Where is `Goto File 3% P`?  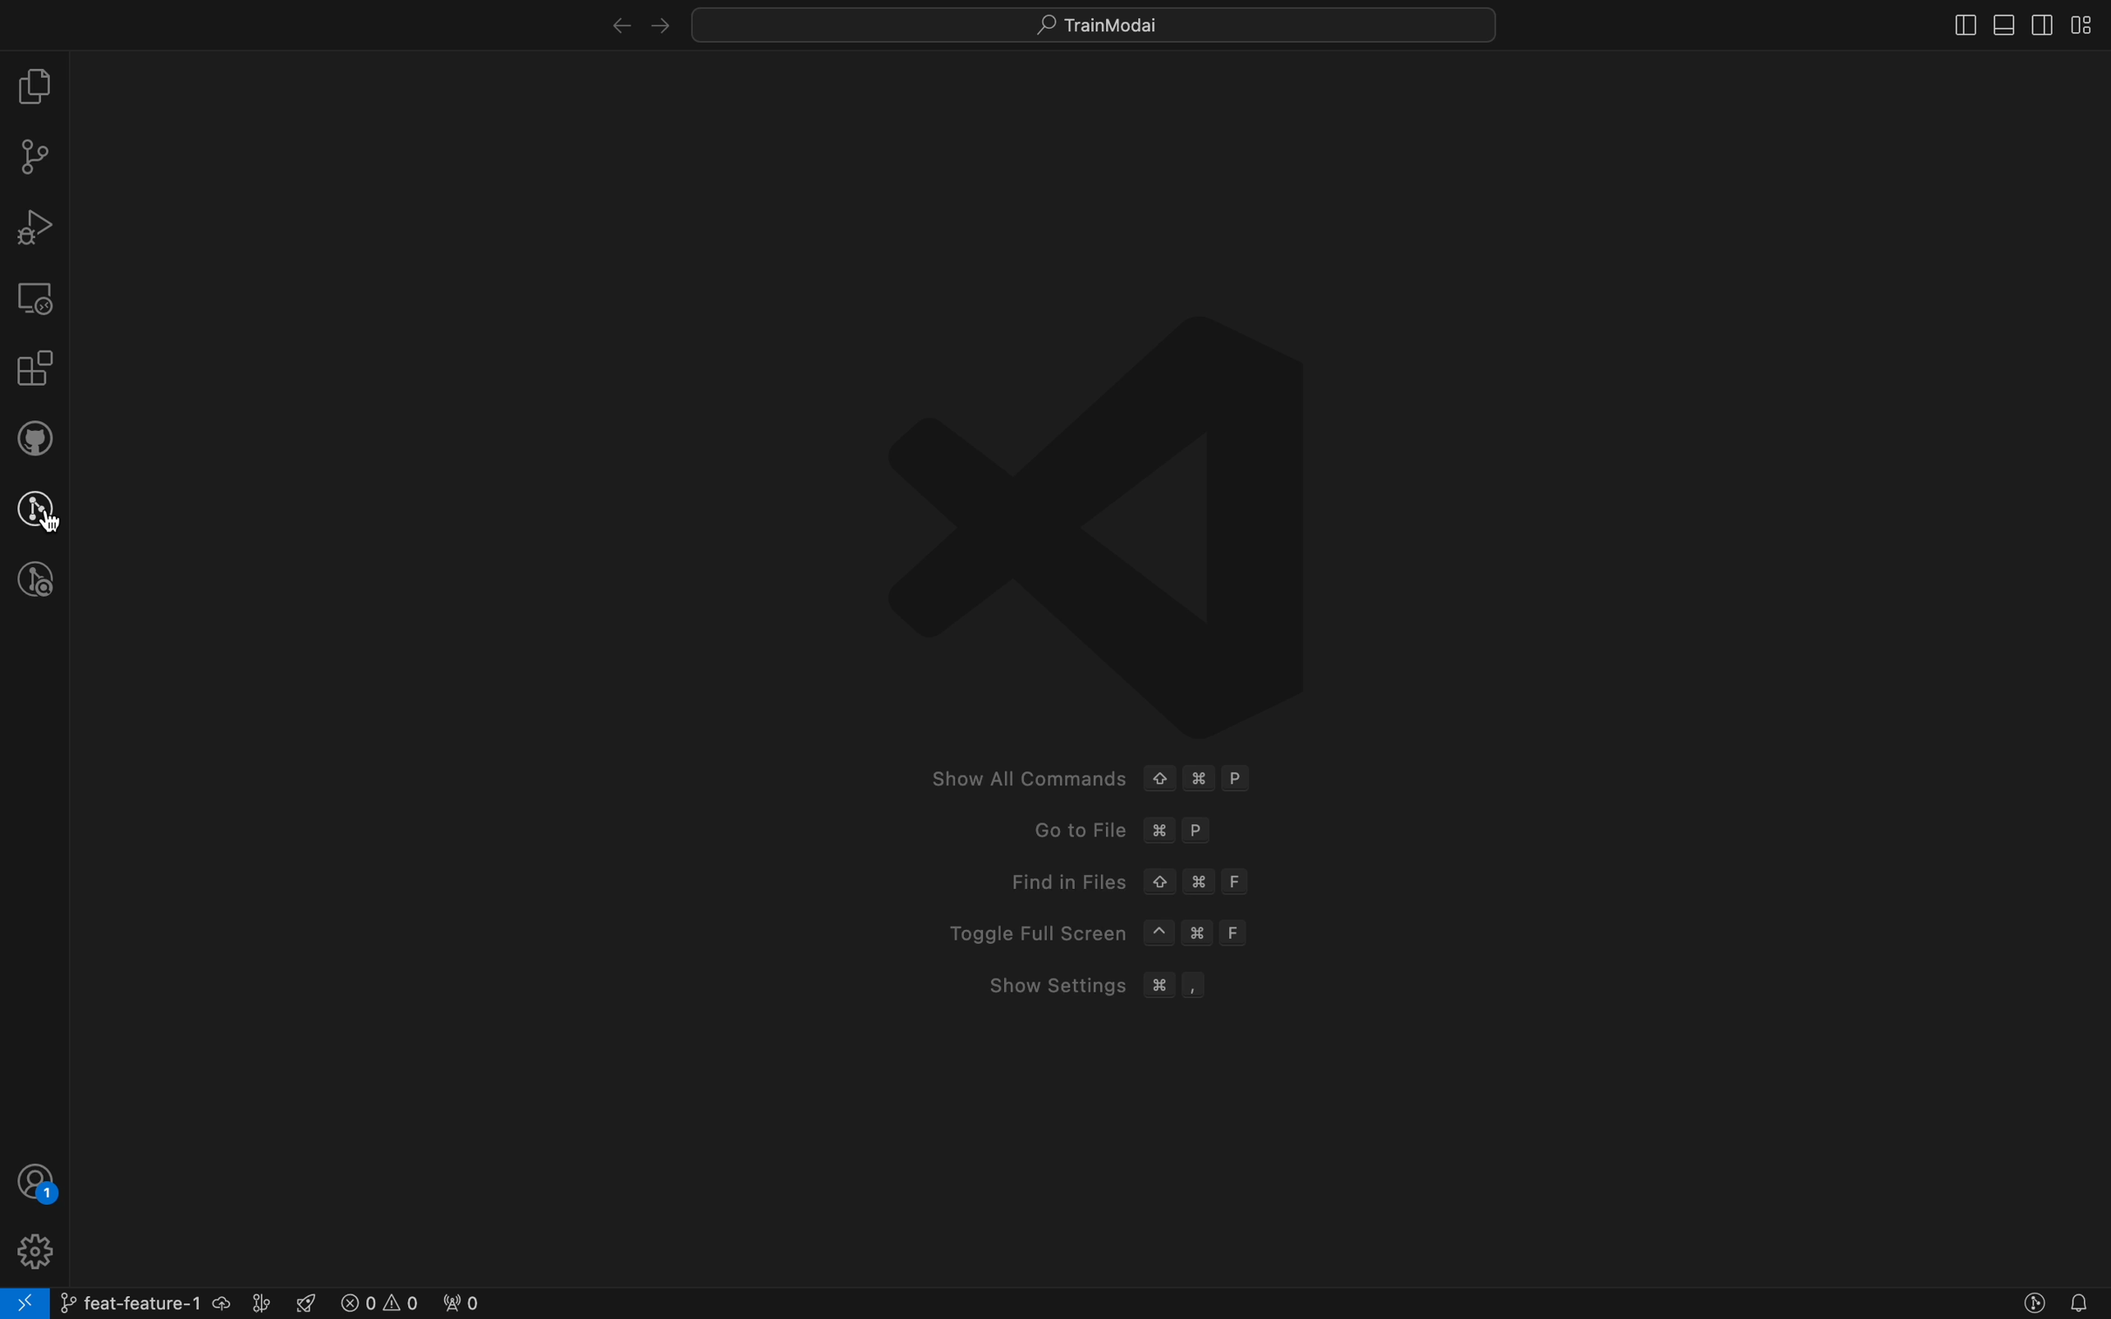 Goto File 3% P is located at coordinates (1126, 826).